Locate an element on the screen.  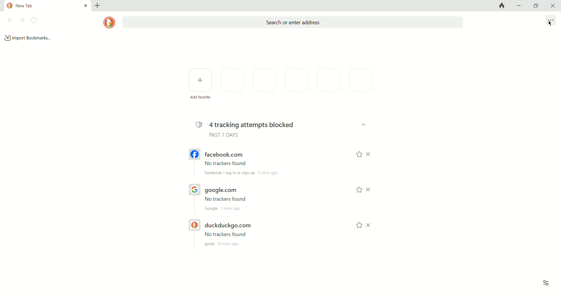
close is located at coordinates (553, 6).